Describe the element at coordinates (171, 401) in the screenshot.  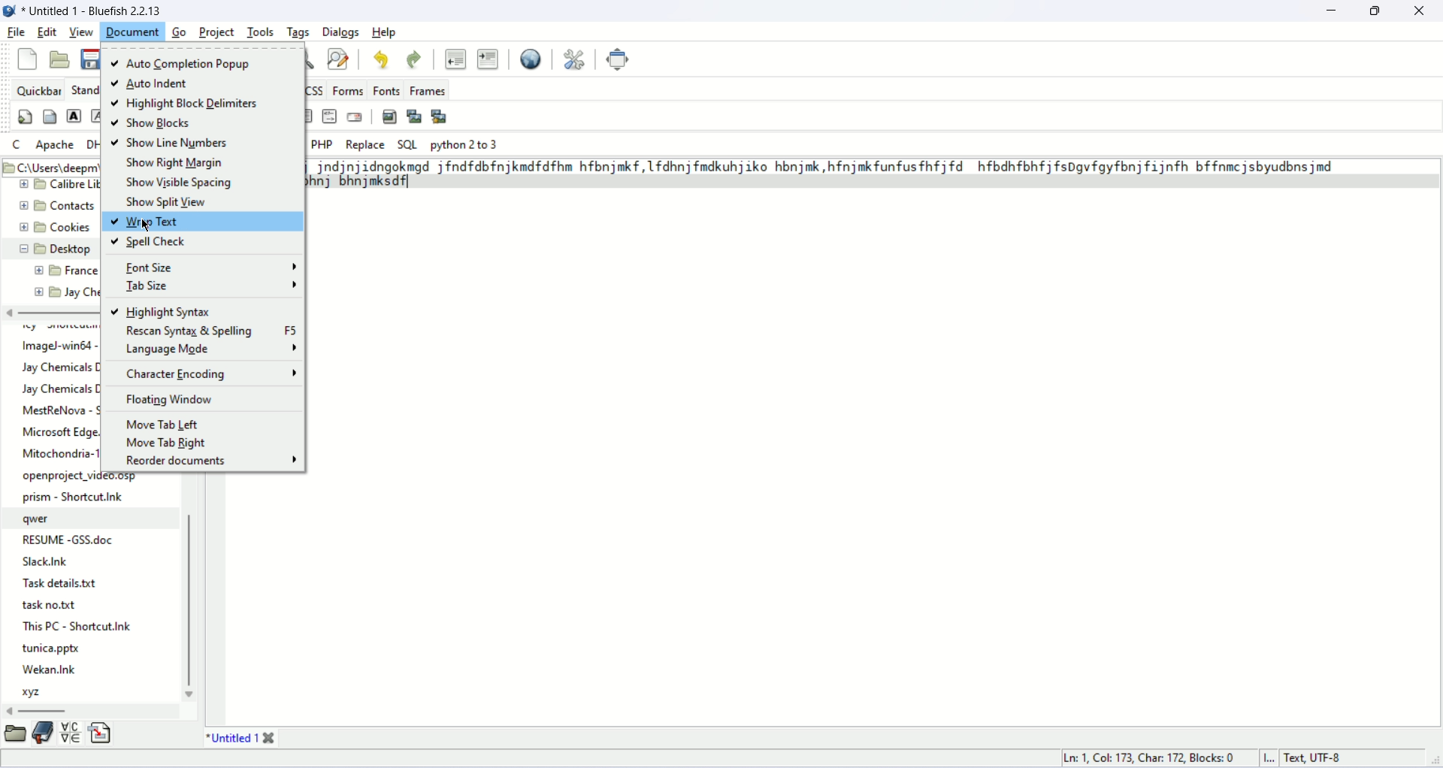
I see `floating window` at that location.